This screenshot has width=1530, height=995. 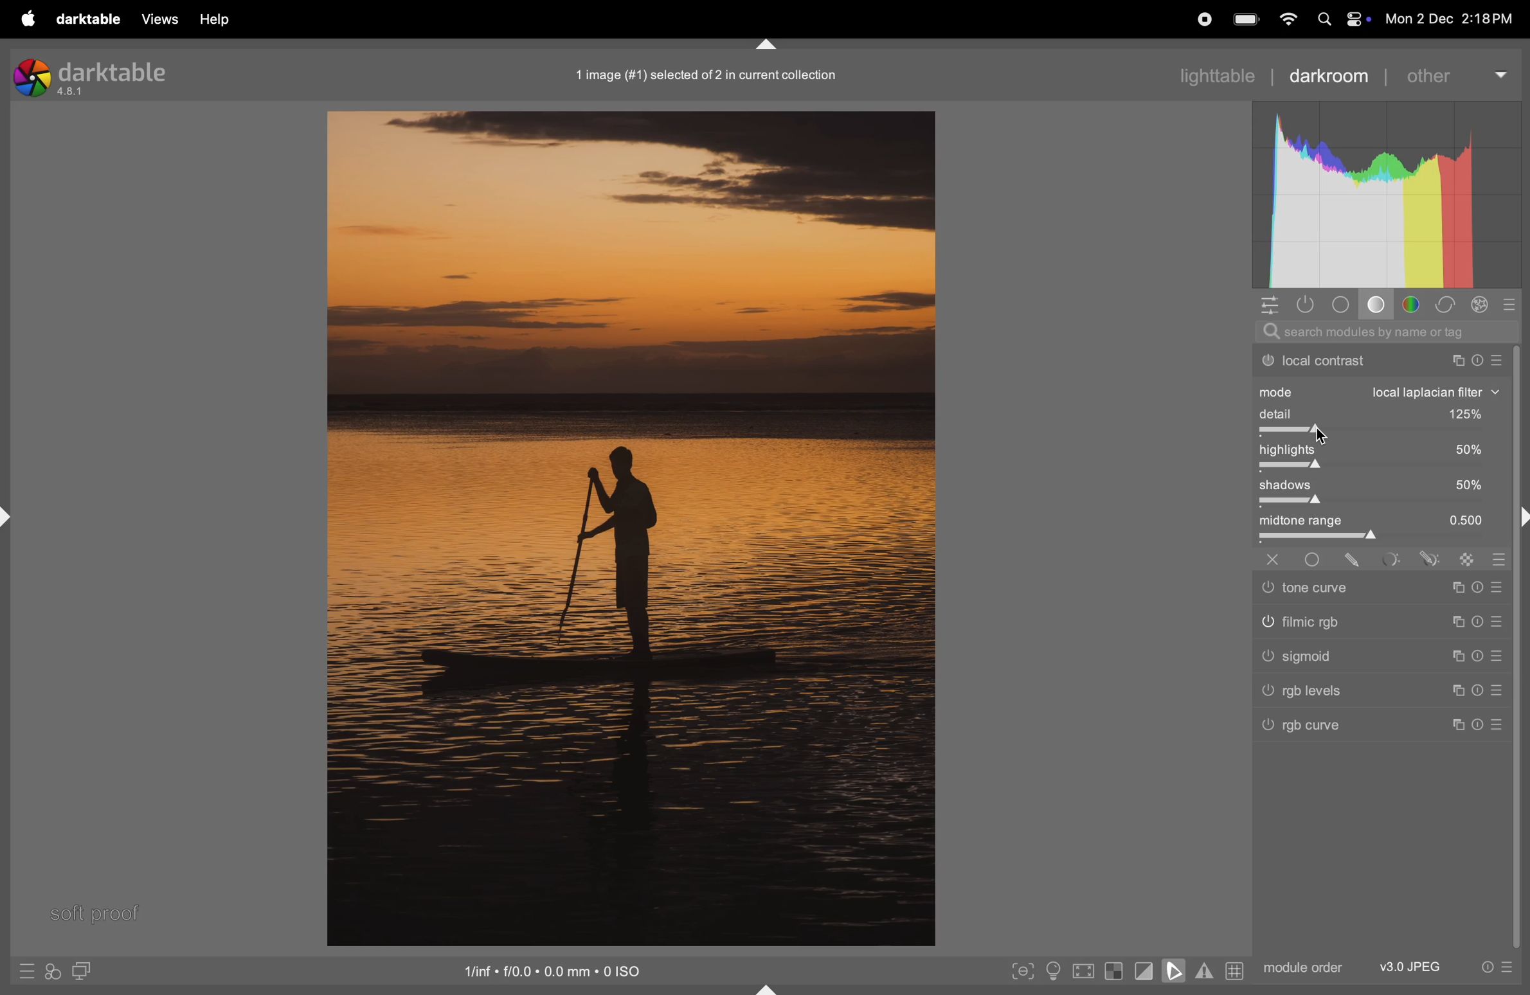 What do you see at coordinates (1358, 560) in the screenshot?
I see `sign` at bounding box center [1358, 560].